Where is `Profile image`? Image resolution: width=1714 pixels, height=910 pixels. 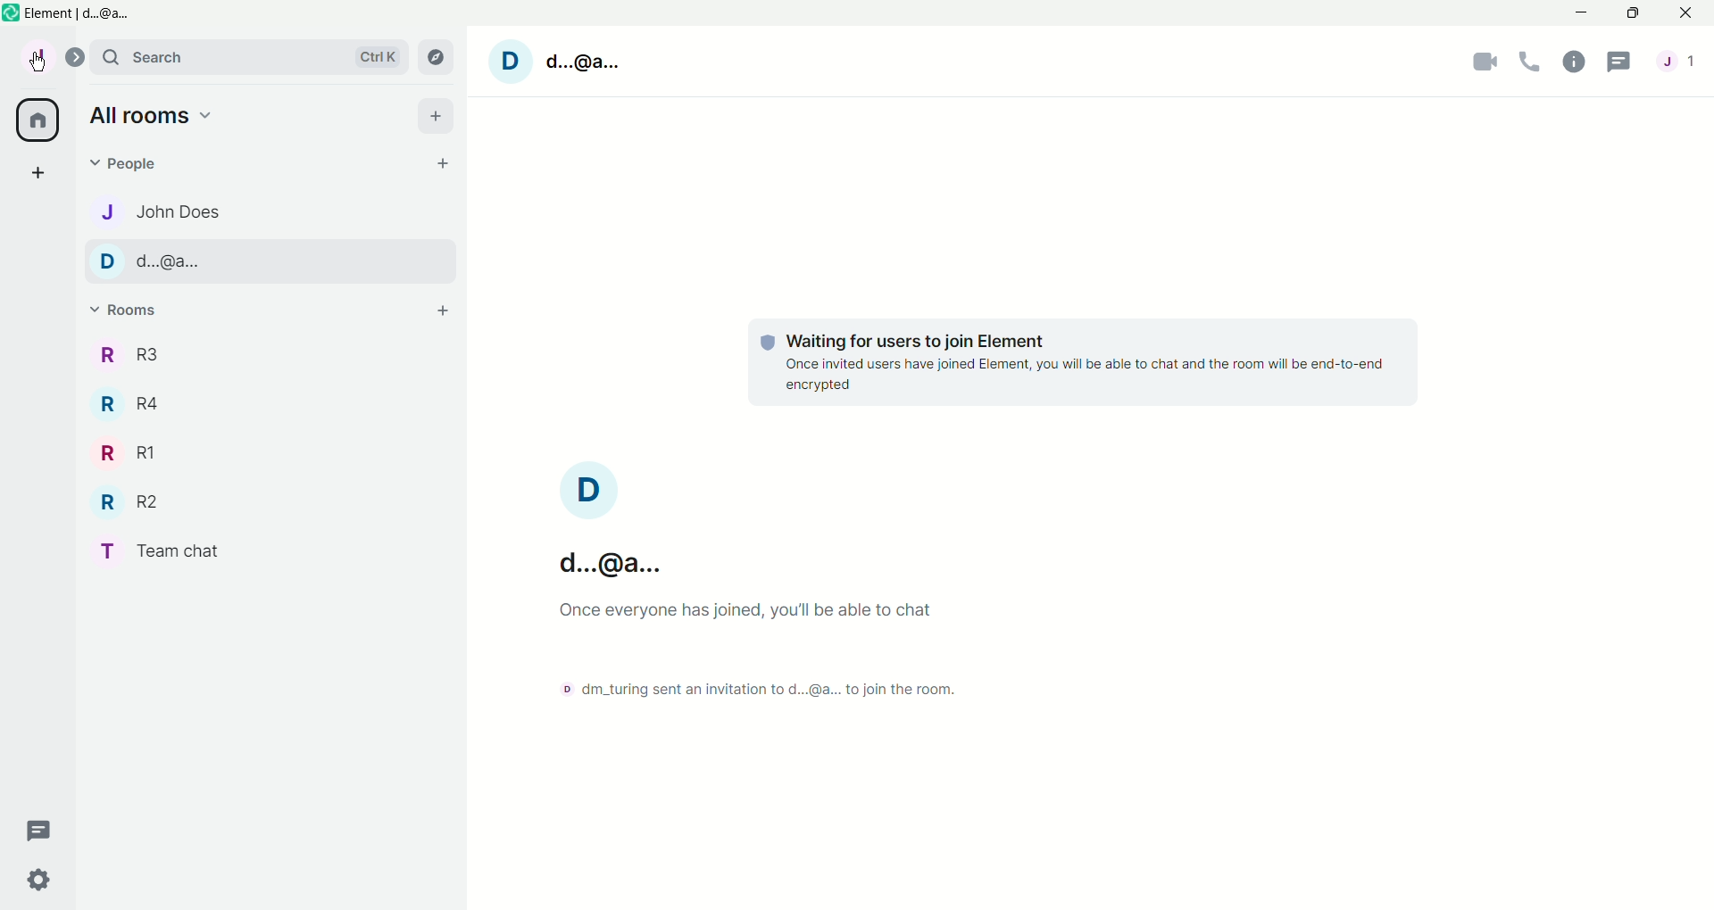 Profile image is located at coordinates (589, 490).